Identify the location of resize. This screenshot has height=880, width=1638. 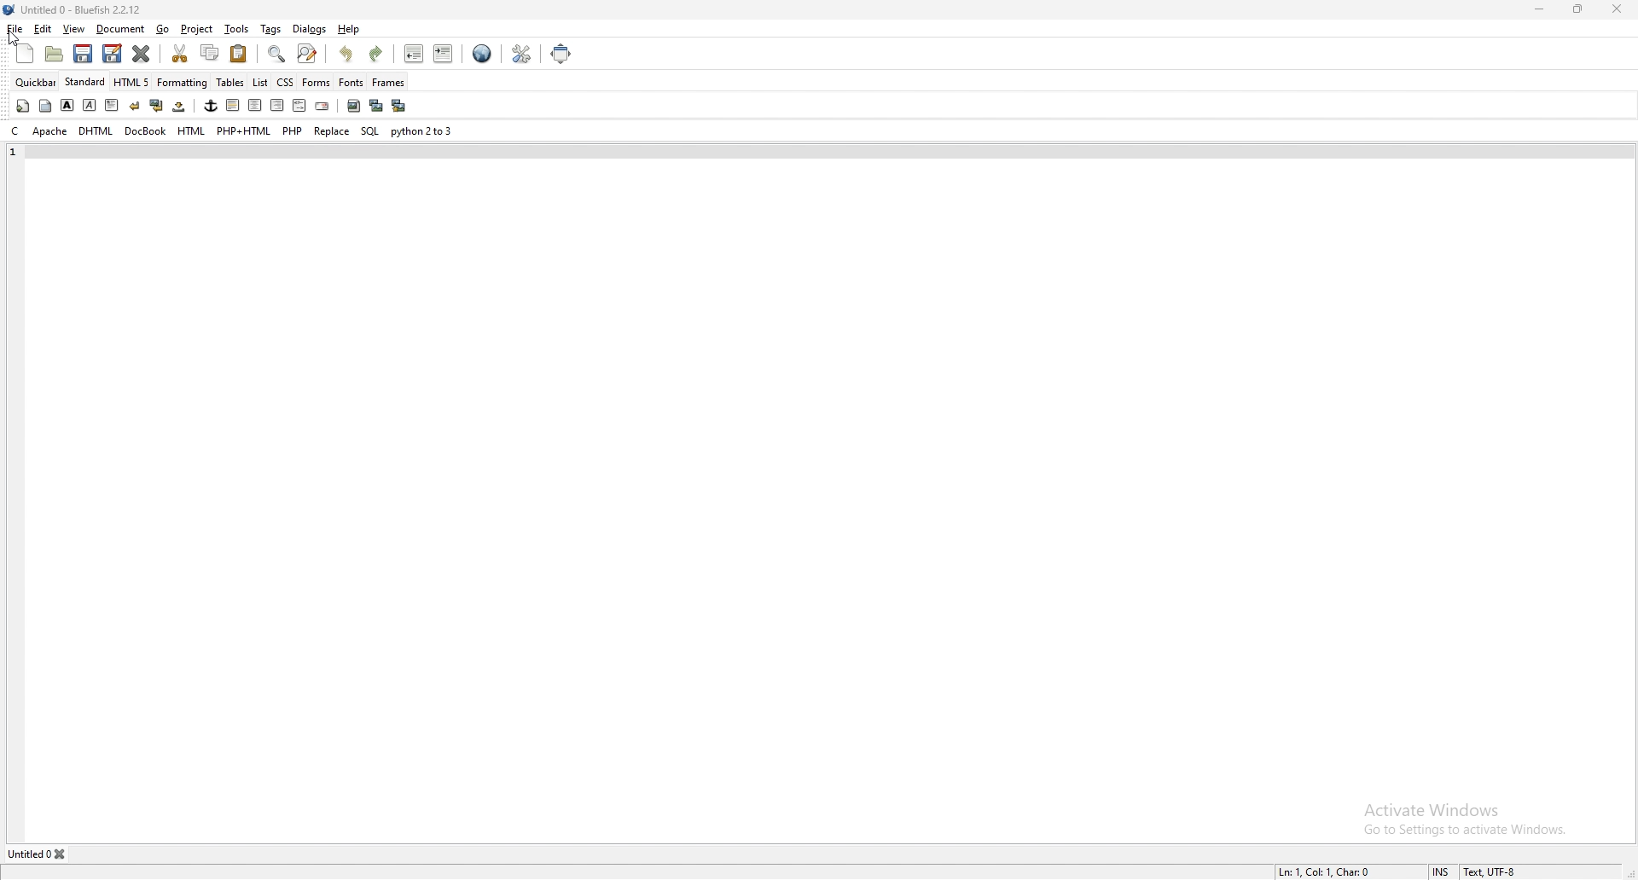
(1578, 9).